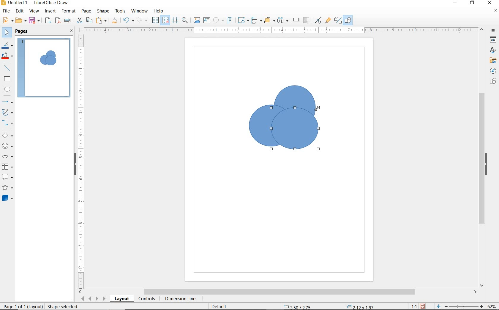 Image resolution: width=499 pixels, height=310 pixels. I want to click on ELLIPSE, so click(7, 90).